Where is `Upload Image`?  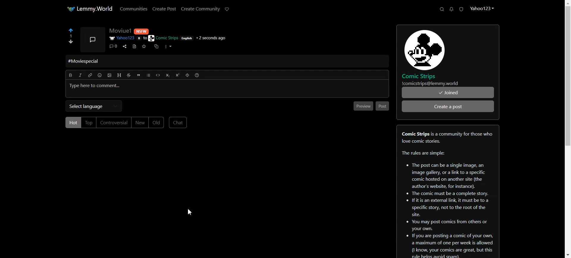 Upload Image is located at coordinates (109, 75).